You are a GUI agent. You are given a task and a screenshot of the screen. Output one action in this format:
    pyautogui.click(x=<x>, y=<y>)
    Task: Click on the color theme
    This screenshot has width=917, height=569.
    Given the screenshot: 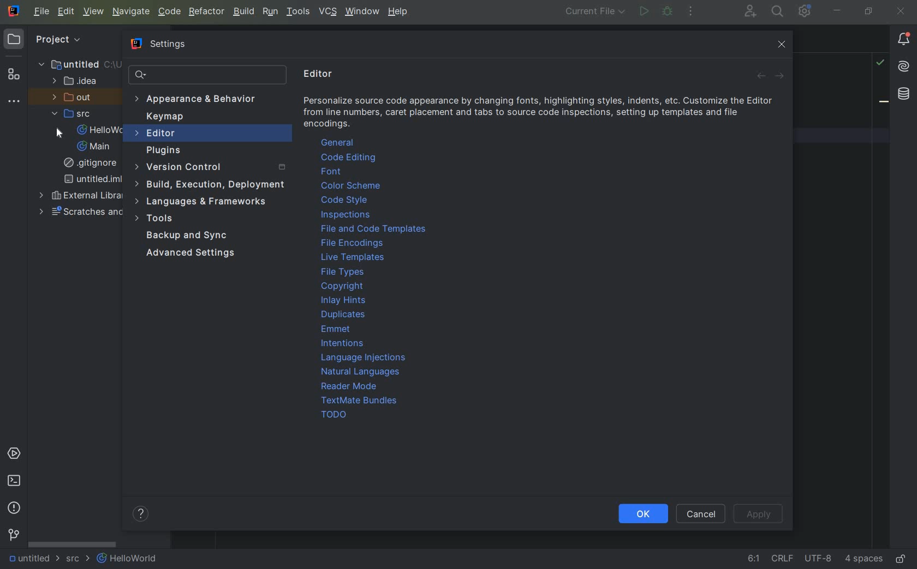 What is the action you would take?
    pyautogui.click(x=351, y=186)
    